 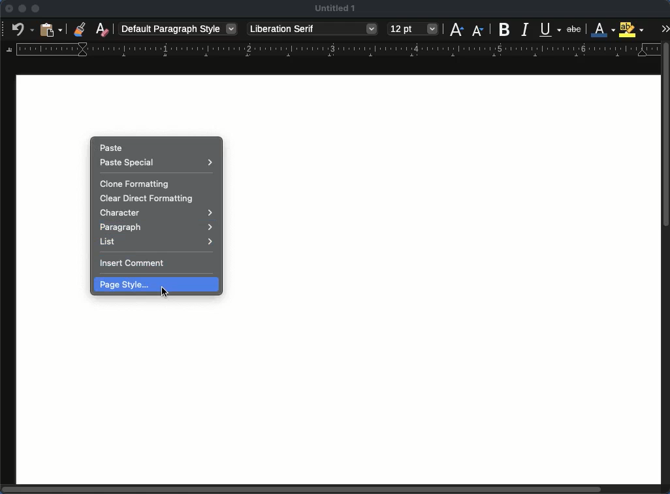 I want to click on Default paragraph style, so click(x=178, y=29).